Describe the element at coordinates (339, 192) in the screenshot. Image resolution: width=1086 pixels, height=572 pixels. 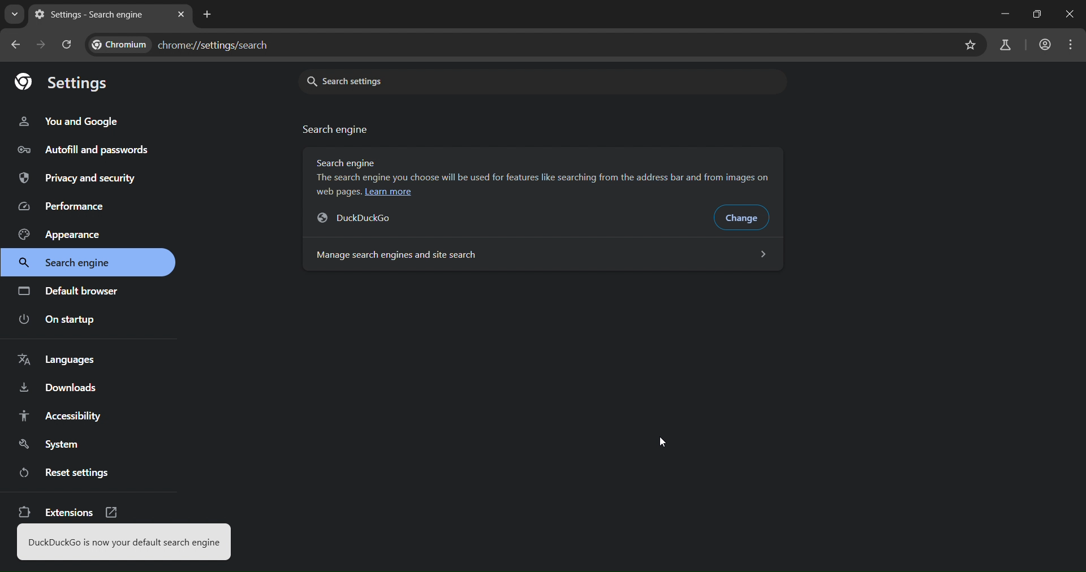
I see `web pages.` at that location.